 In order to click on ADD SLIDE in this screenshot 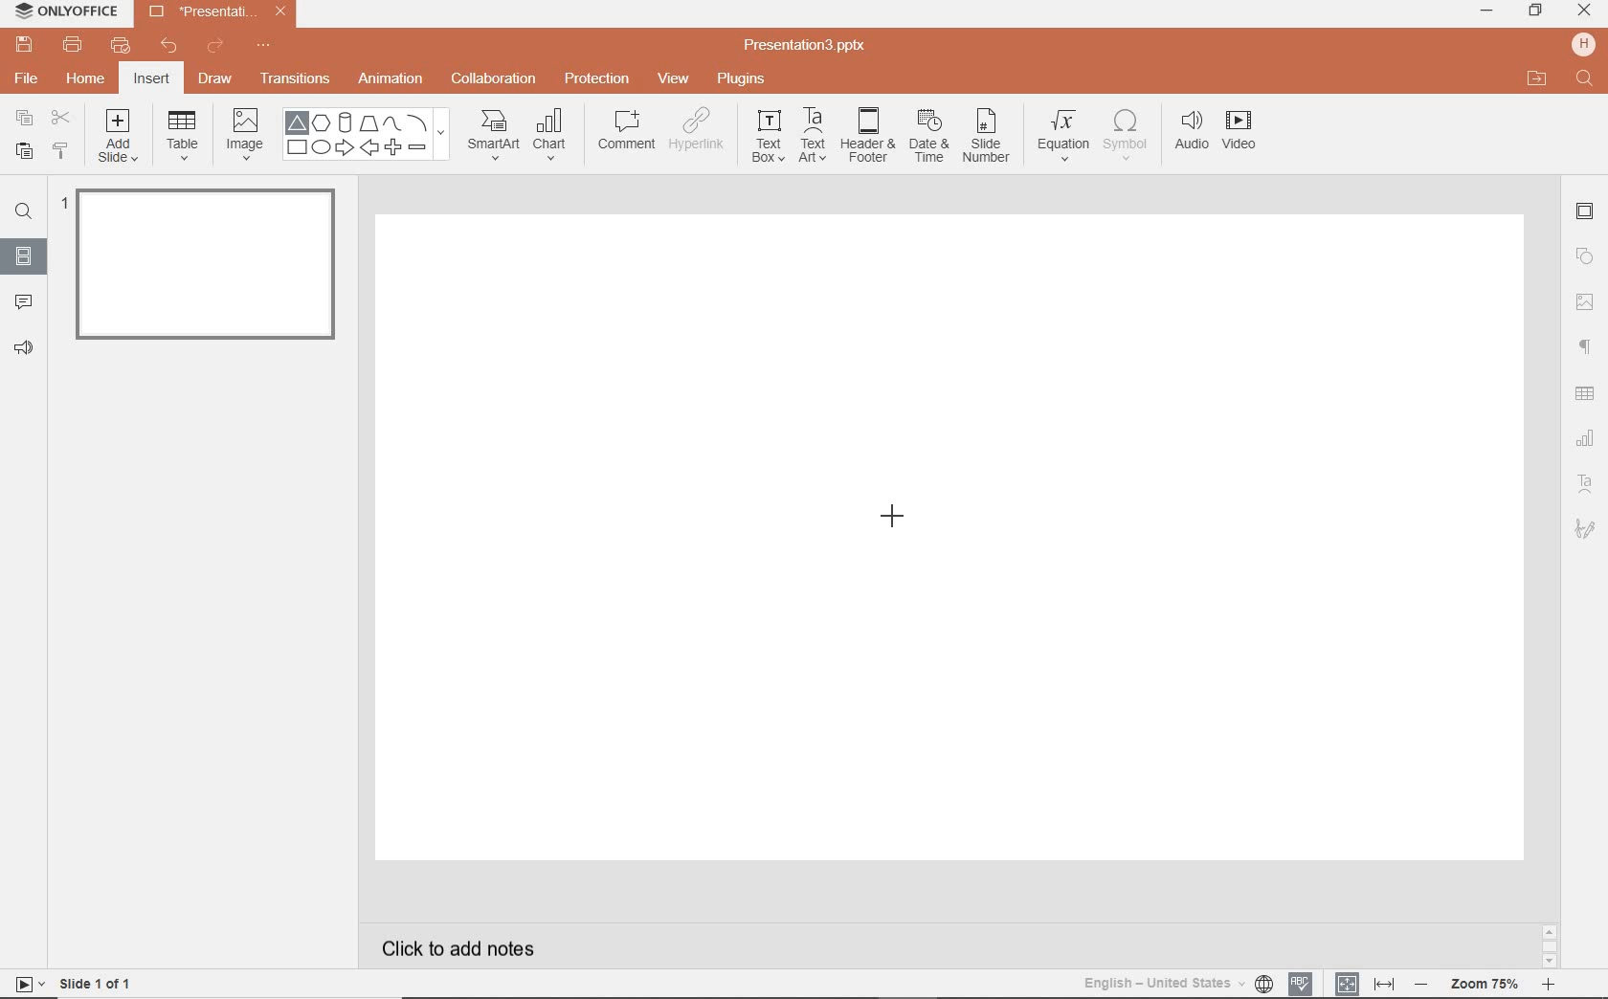, I will do `click(121, 140)`.